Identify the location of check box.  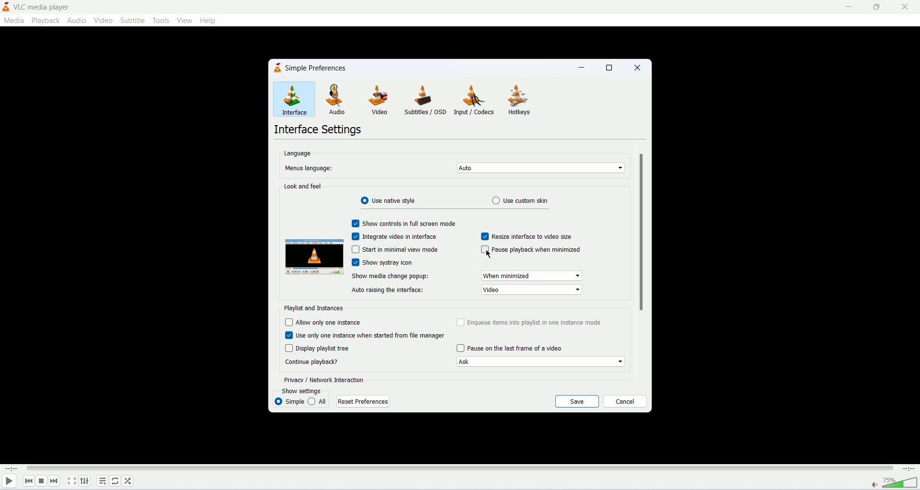
(460, 321).